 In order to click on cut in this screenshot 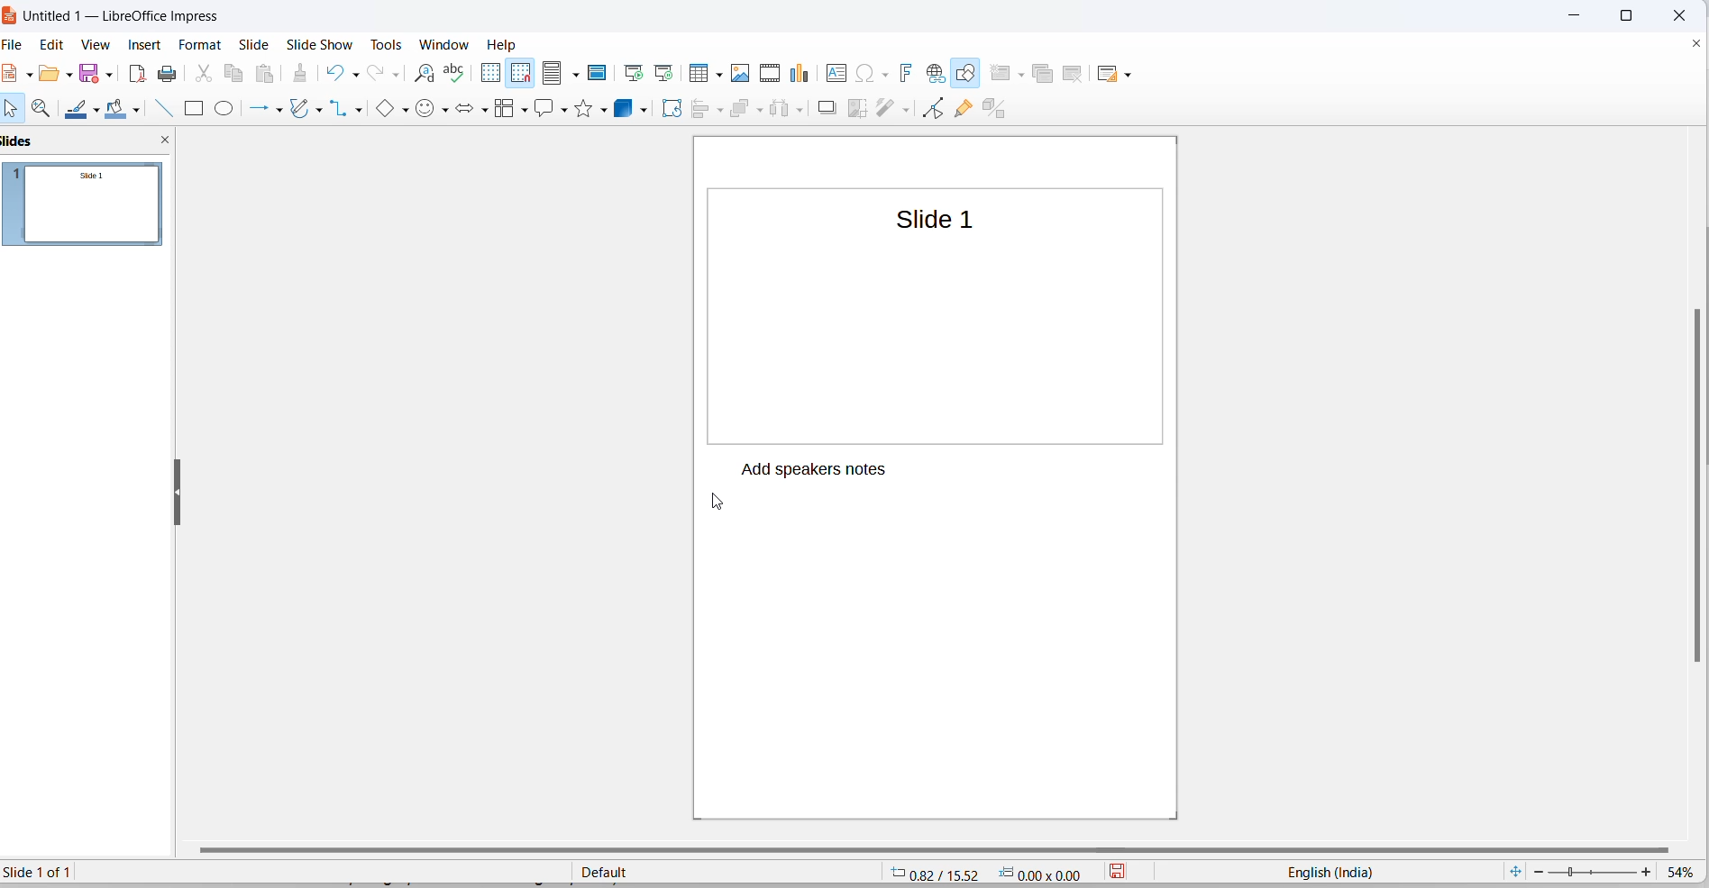, I will do `click(204, 74)`.